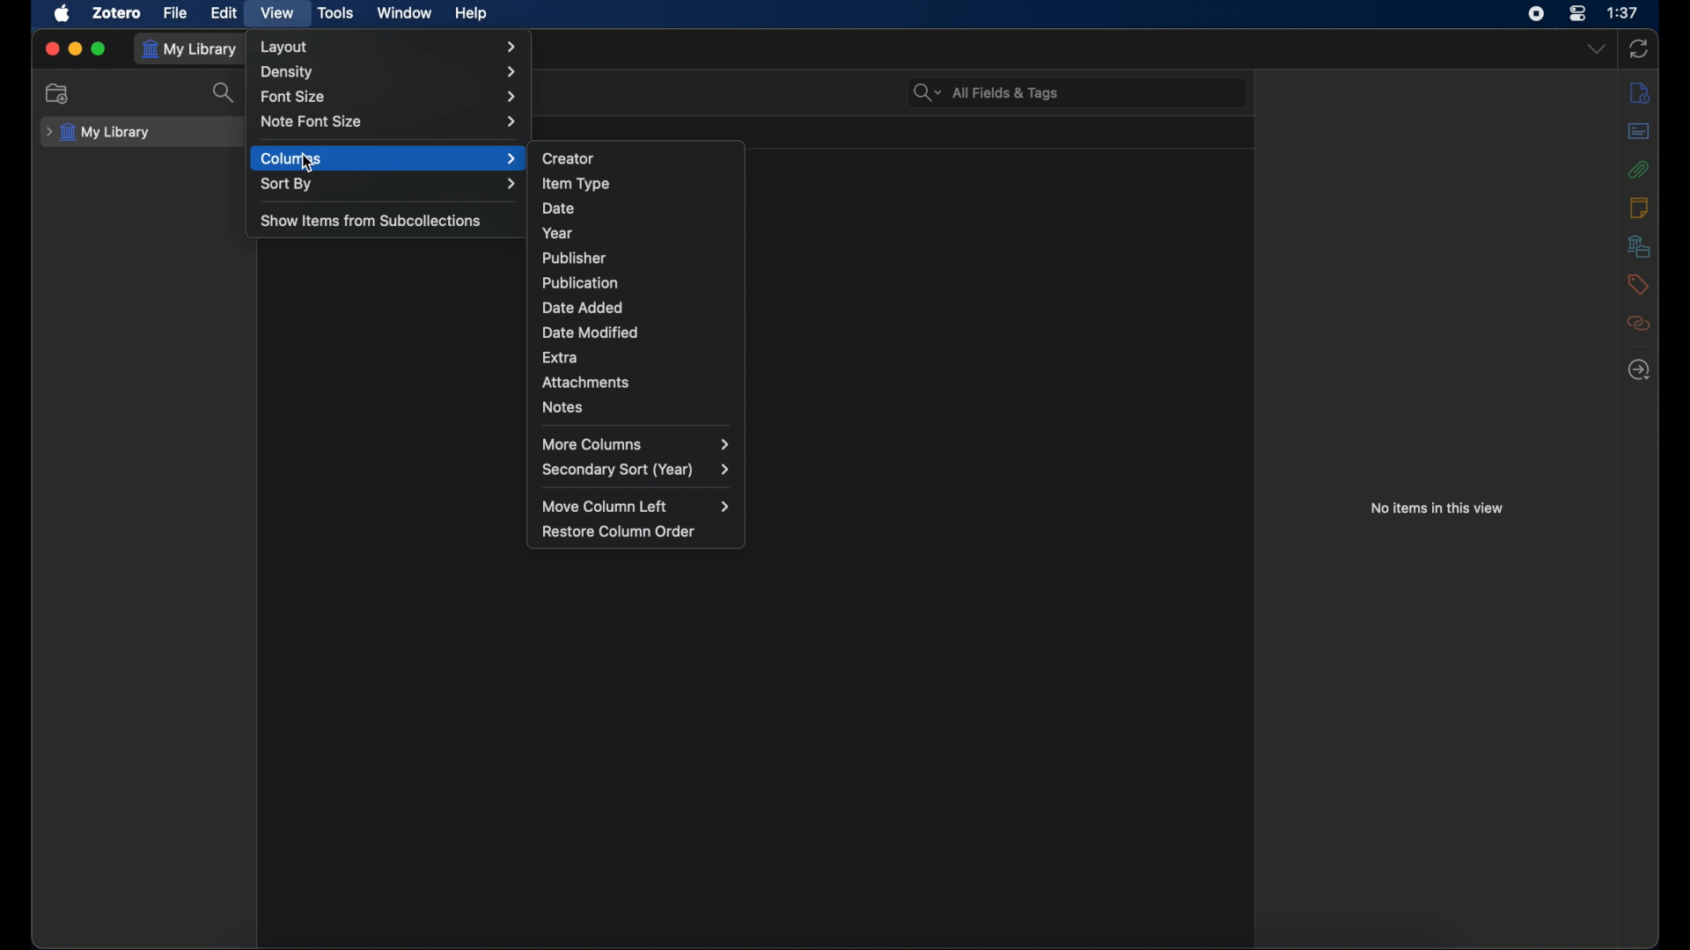  What do you see at coordinates (390, 96) in the screenshot?
I see `font size` at bounding box center [390, 96].